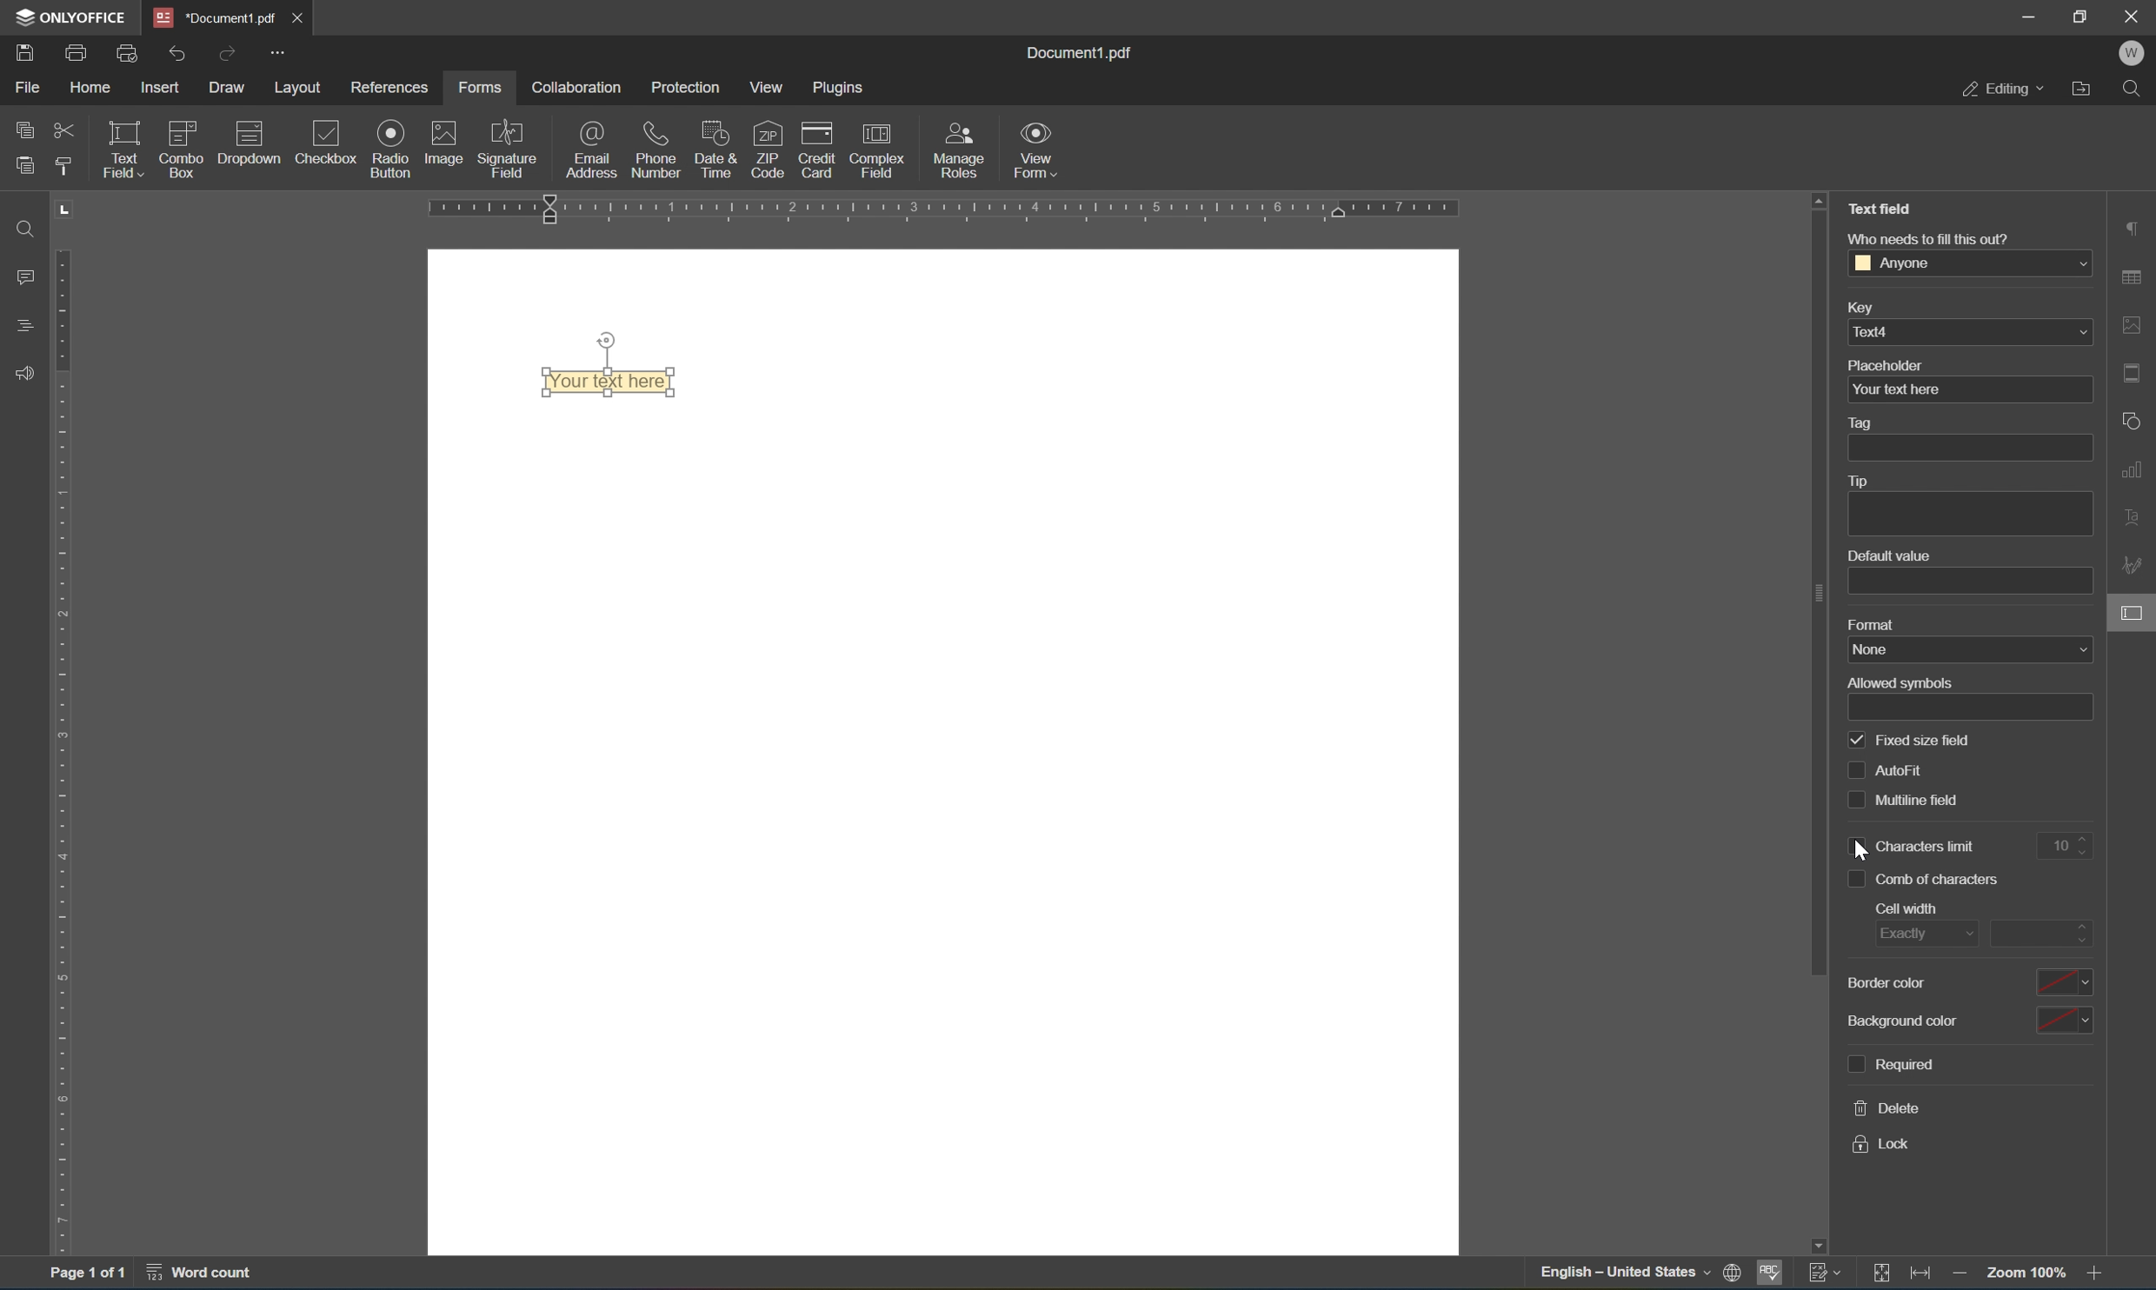  I want to click on border color, so click(1967, 982).